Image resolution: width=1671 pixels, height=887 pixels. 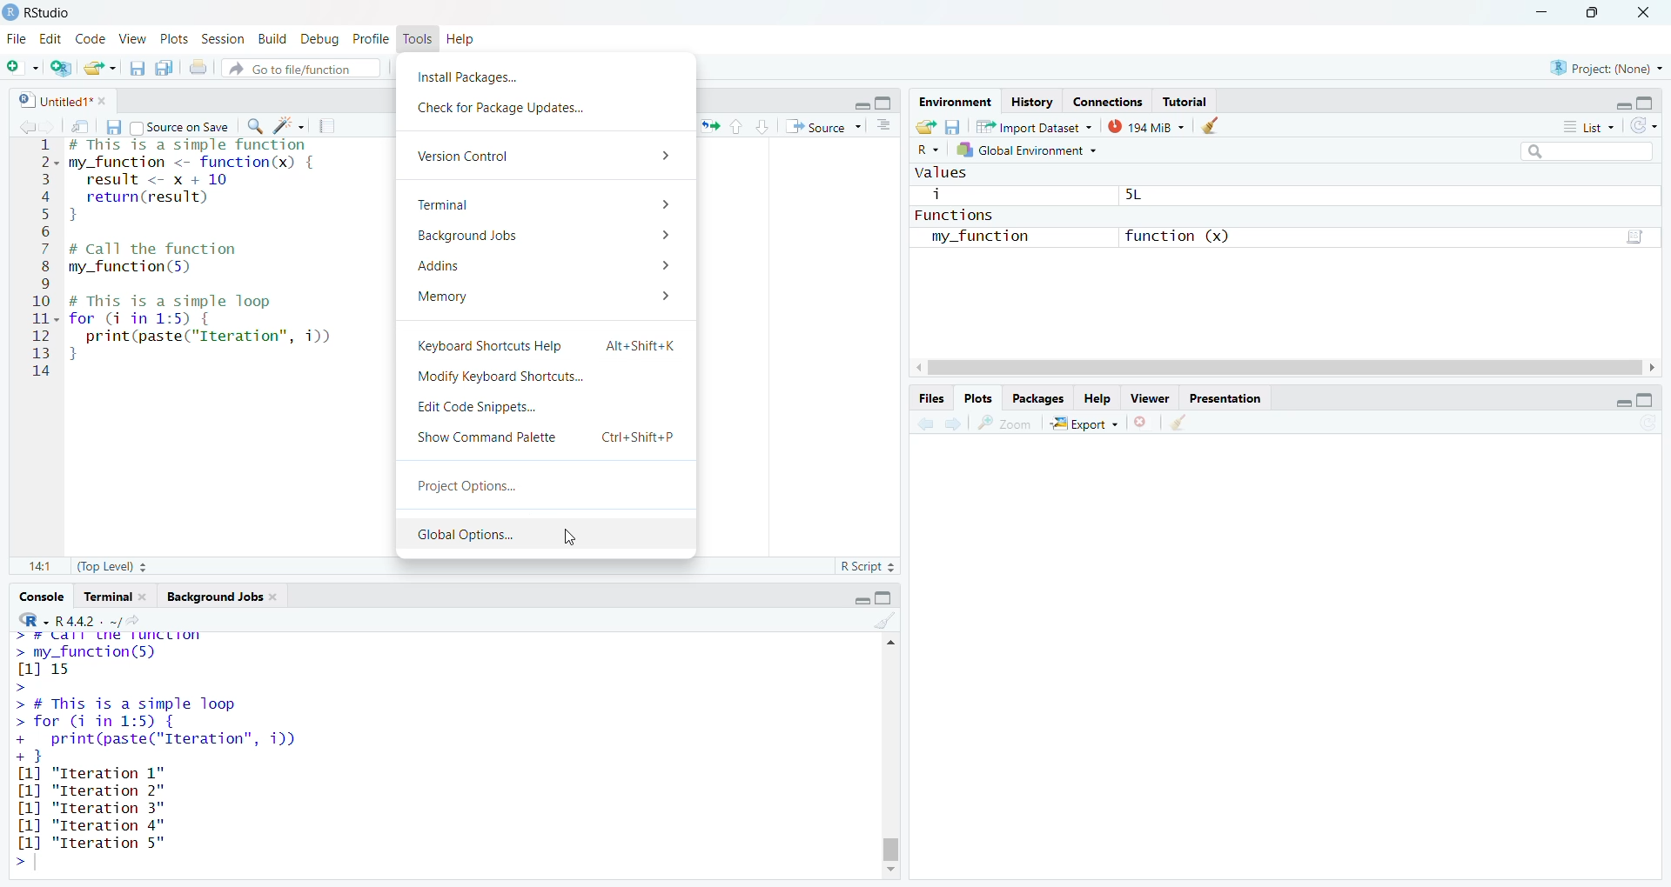 What do you see at coordinates (473, 487) in the screenshot?
I see `Project Options...` at bounding box center [473, 487].